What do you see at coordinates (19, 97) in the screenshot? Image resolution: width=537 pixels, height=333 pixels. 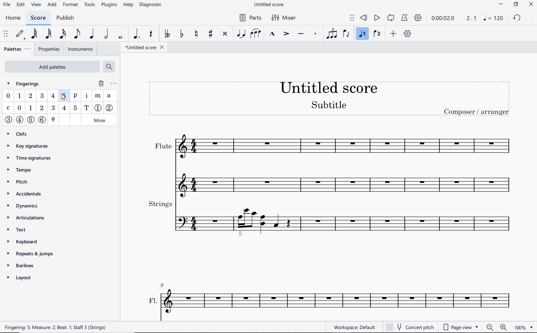 I see `fingering 1` at bounding box center [19, 97].